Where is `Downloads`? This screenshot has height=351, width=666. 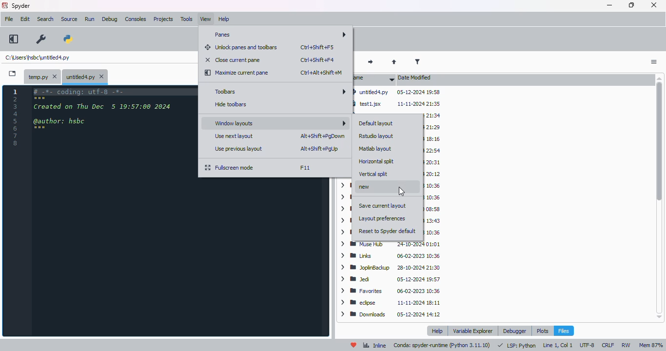 Downloads is located at coordinates (390, 314).